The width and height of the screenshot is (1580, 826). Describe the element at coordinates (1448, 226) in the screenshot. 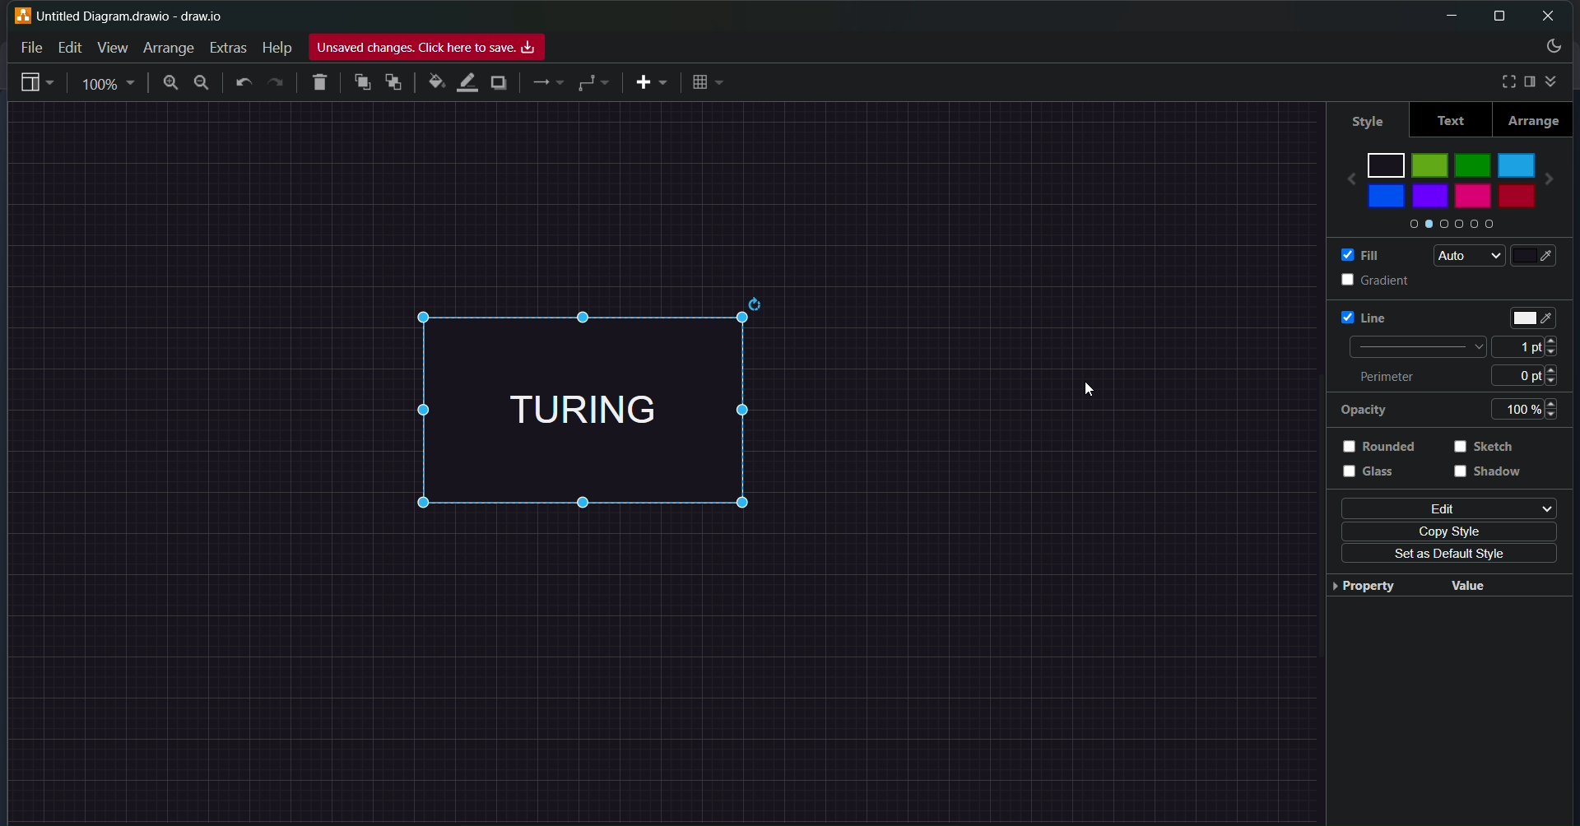

I see `color palletes` at that location.